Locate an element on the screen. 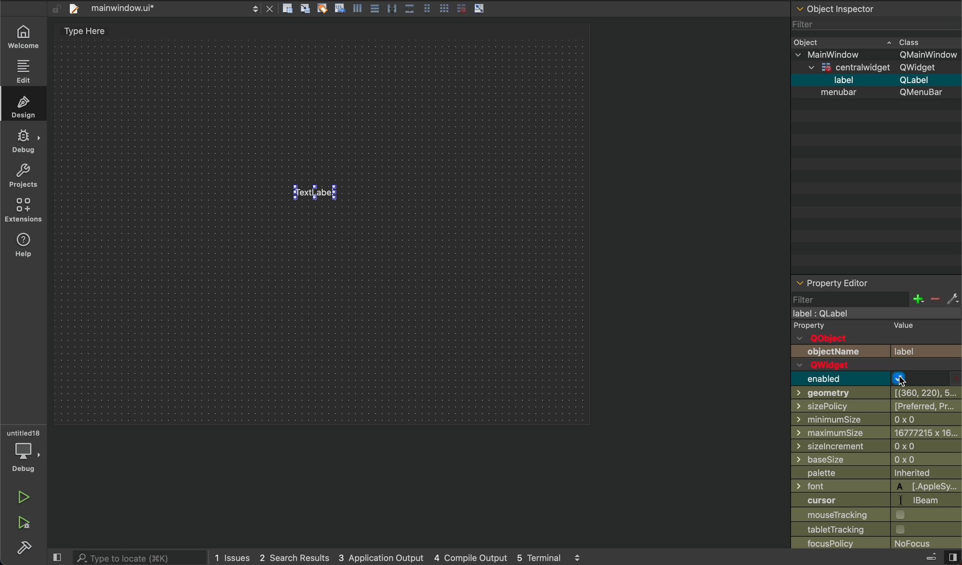 This screenshot has width=962, height=565. focusPolicy is located at coordinates (839, 543).